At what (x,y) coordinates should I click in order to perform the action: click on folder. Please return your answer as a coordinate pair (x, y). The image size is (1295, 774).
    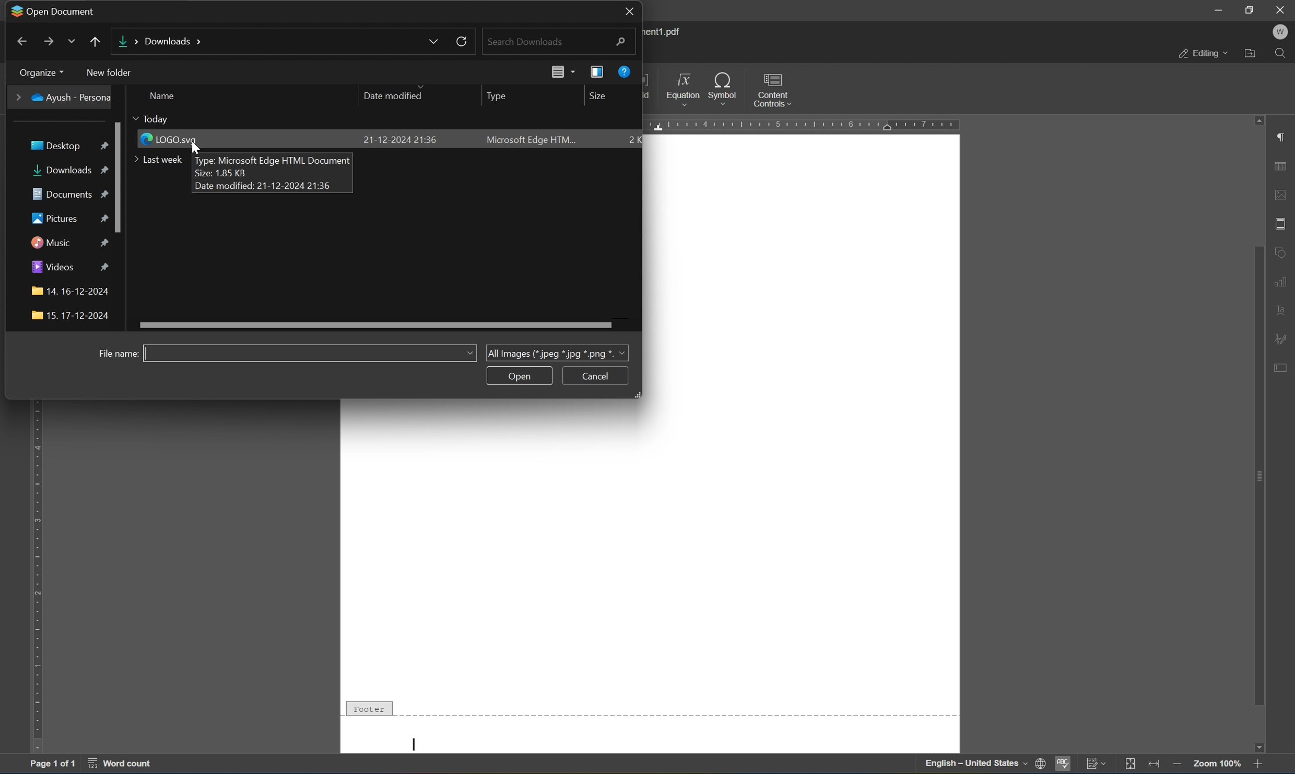
    Looking at the image, I should click on (70, 315).